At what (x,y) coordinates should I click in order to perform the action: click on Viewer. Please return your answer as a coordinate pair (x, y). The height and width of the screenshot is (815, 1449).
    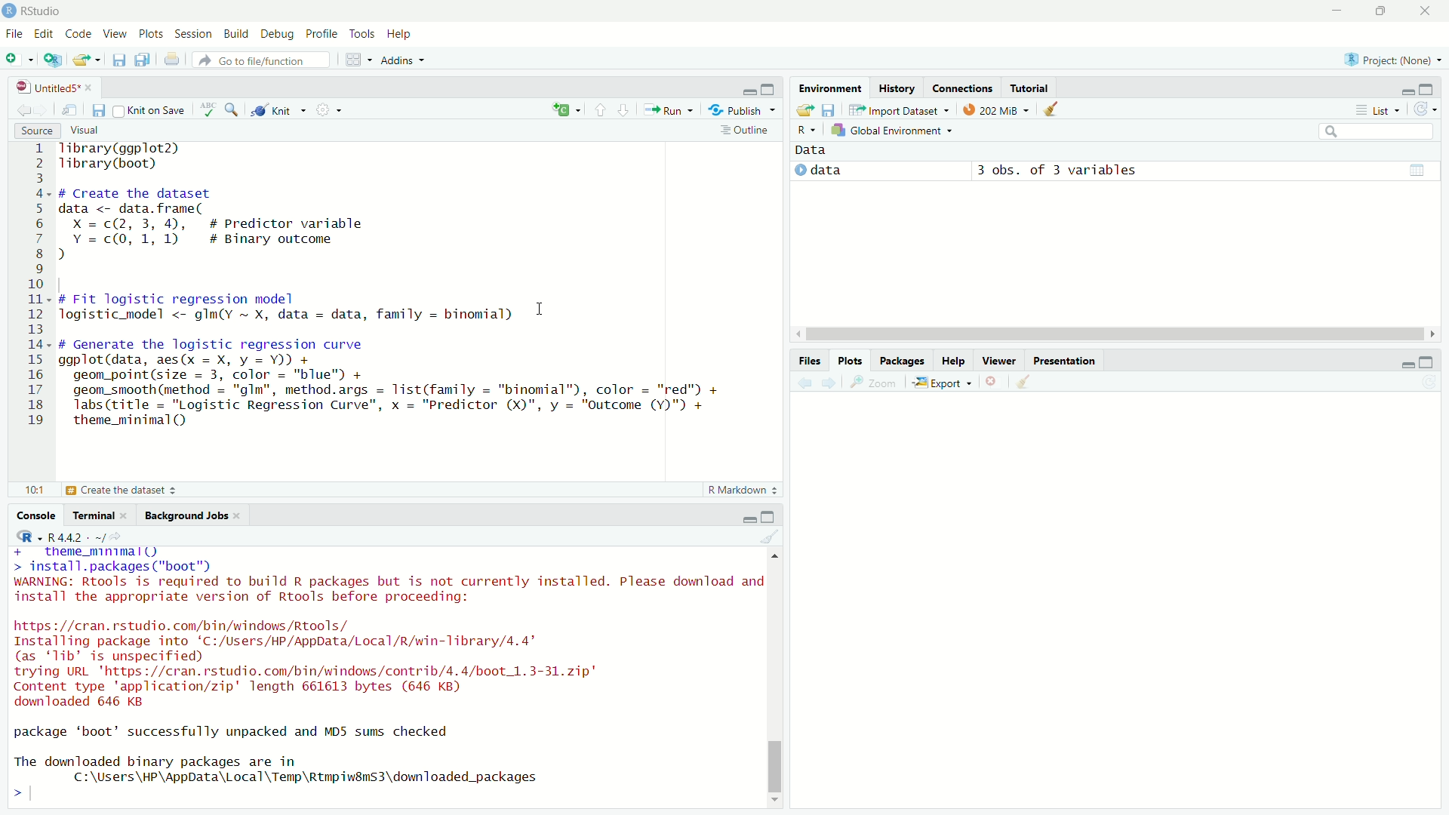
    Looking at the image, I should click on (999, 359).